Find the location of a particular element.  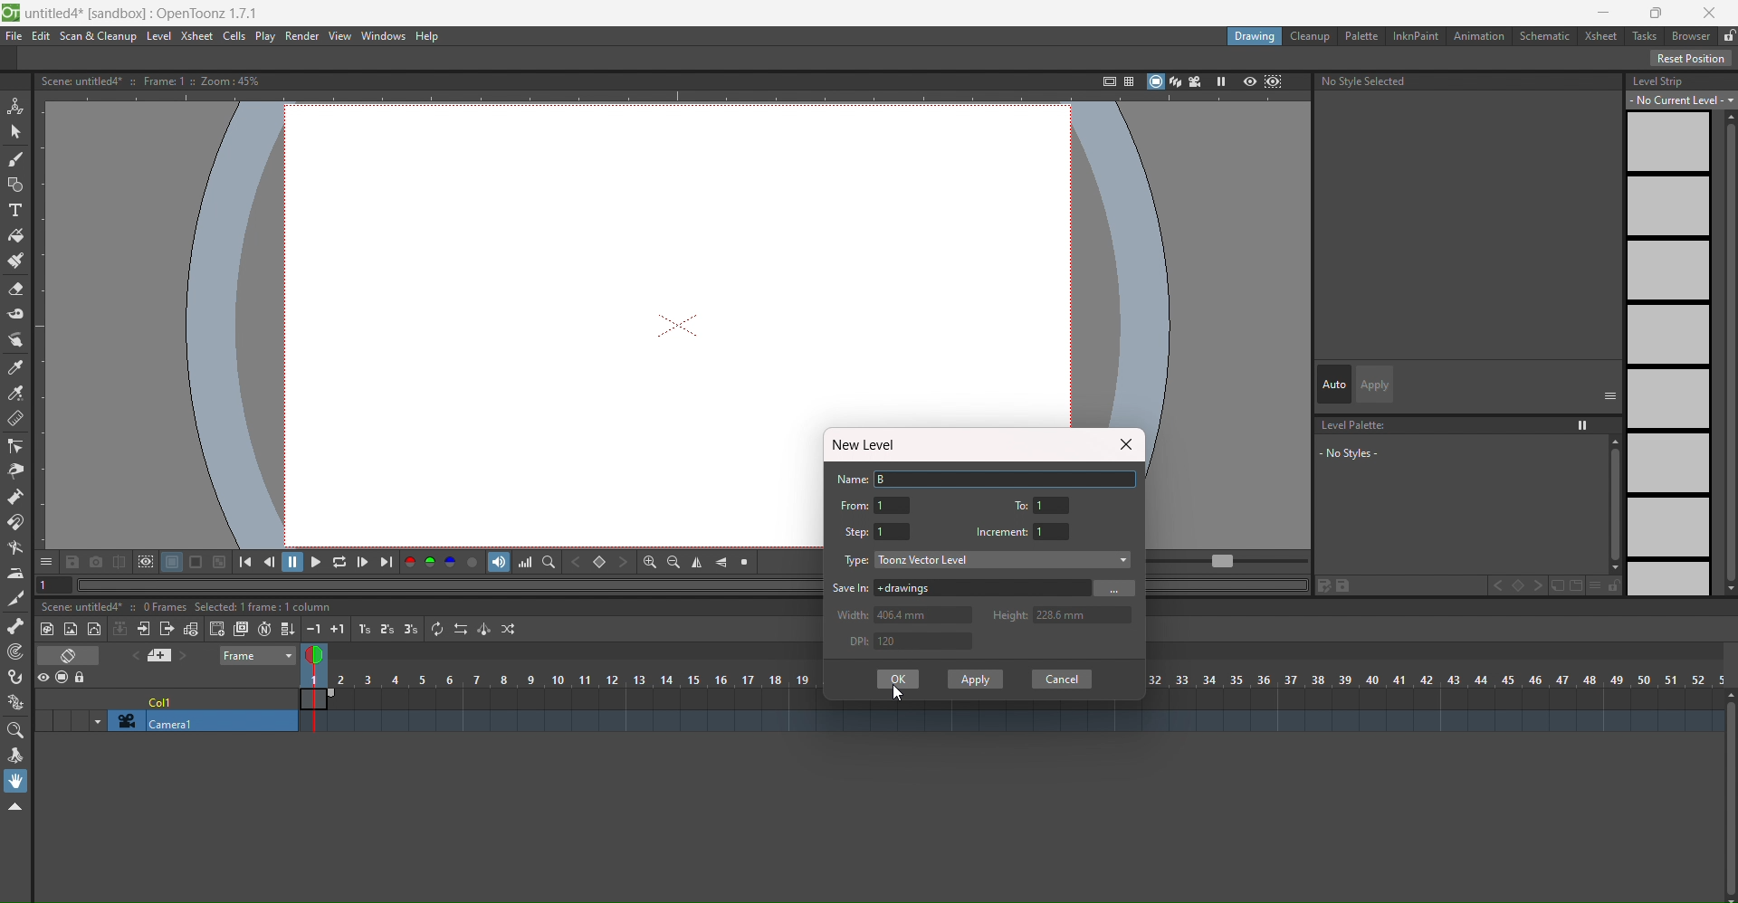

safe area is located at coordinates (1104, 81).